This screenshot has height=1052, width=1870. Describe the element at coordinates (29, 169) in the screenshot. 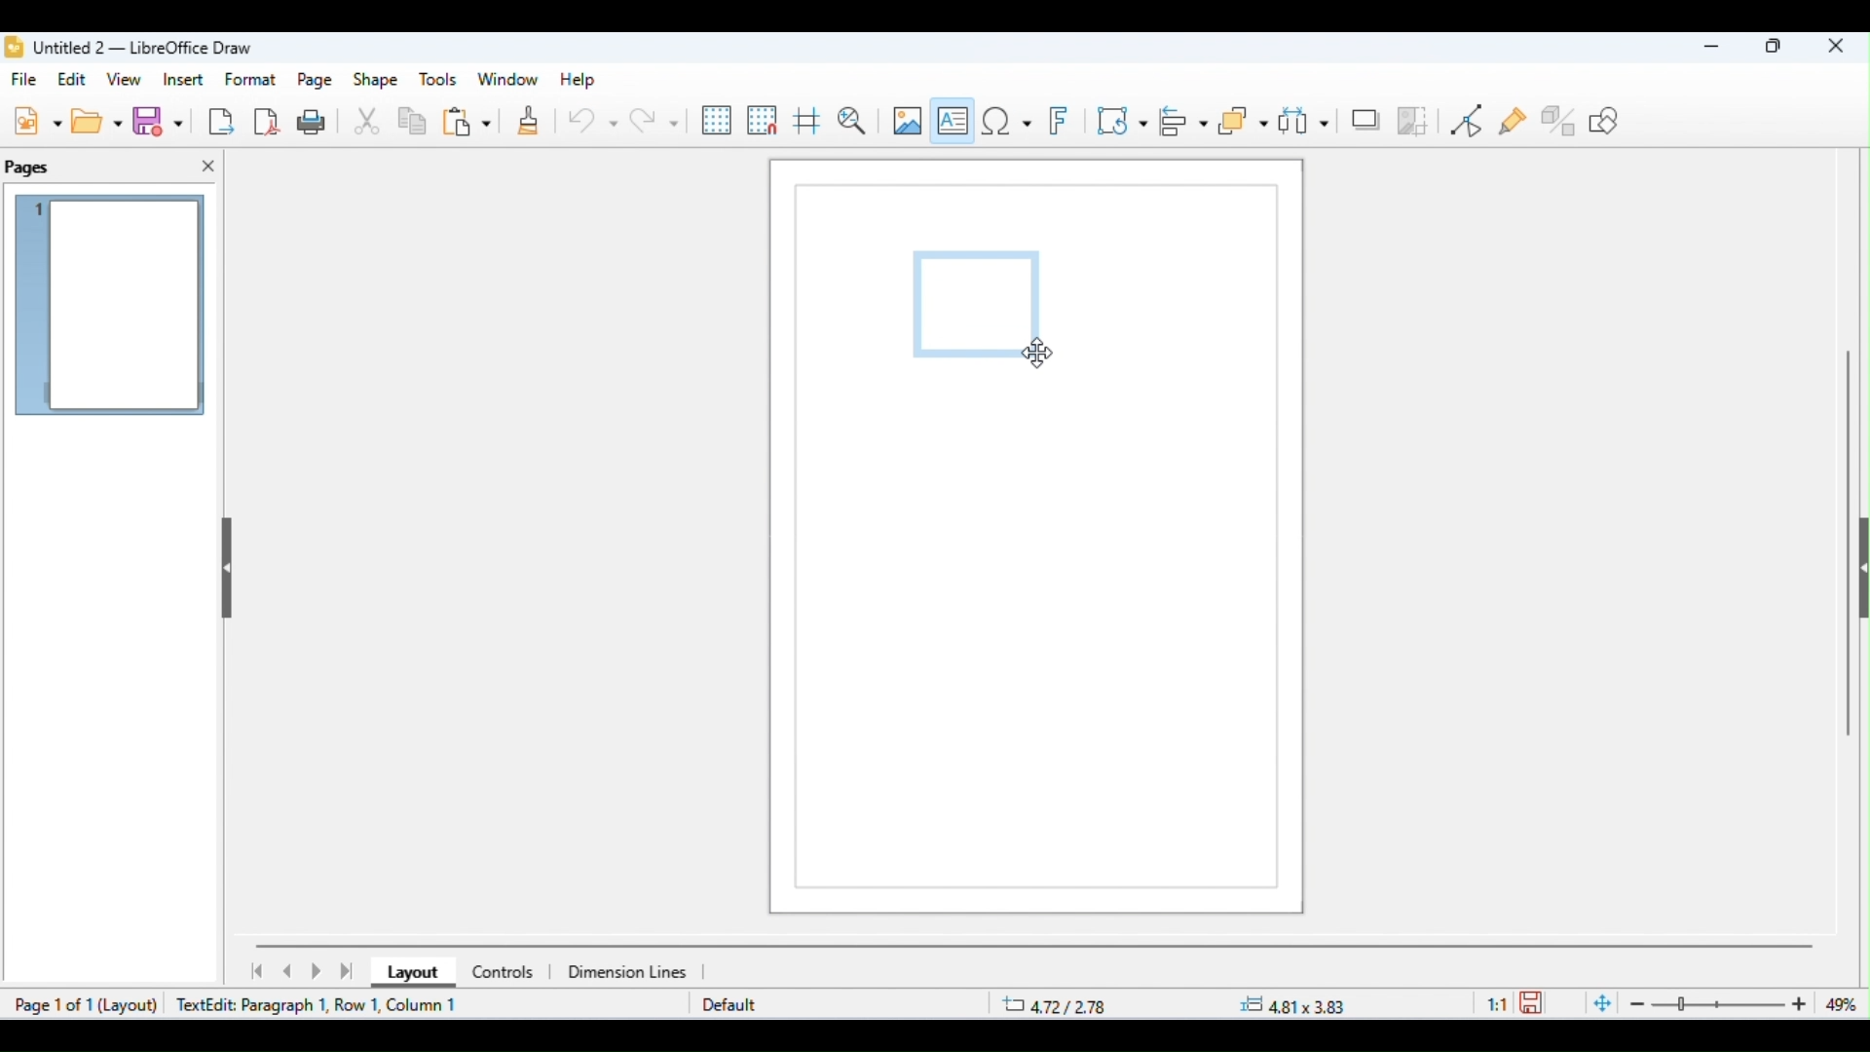

I see `pages` at that location.